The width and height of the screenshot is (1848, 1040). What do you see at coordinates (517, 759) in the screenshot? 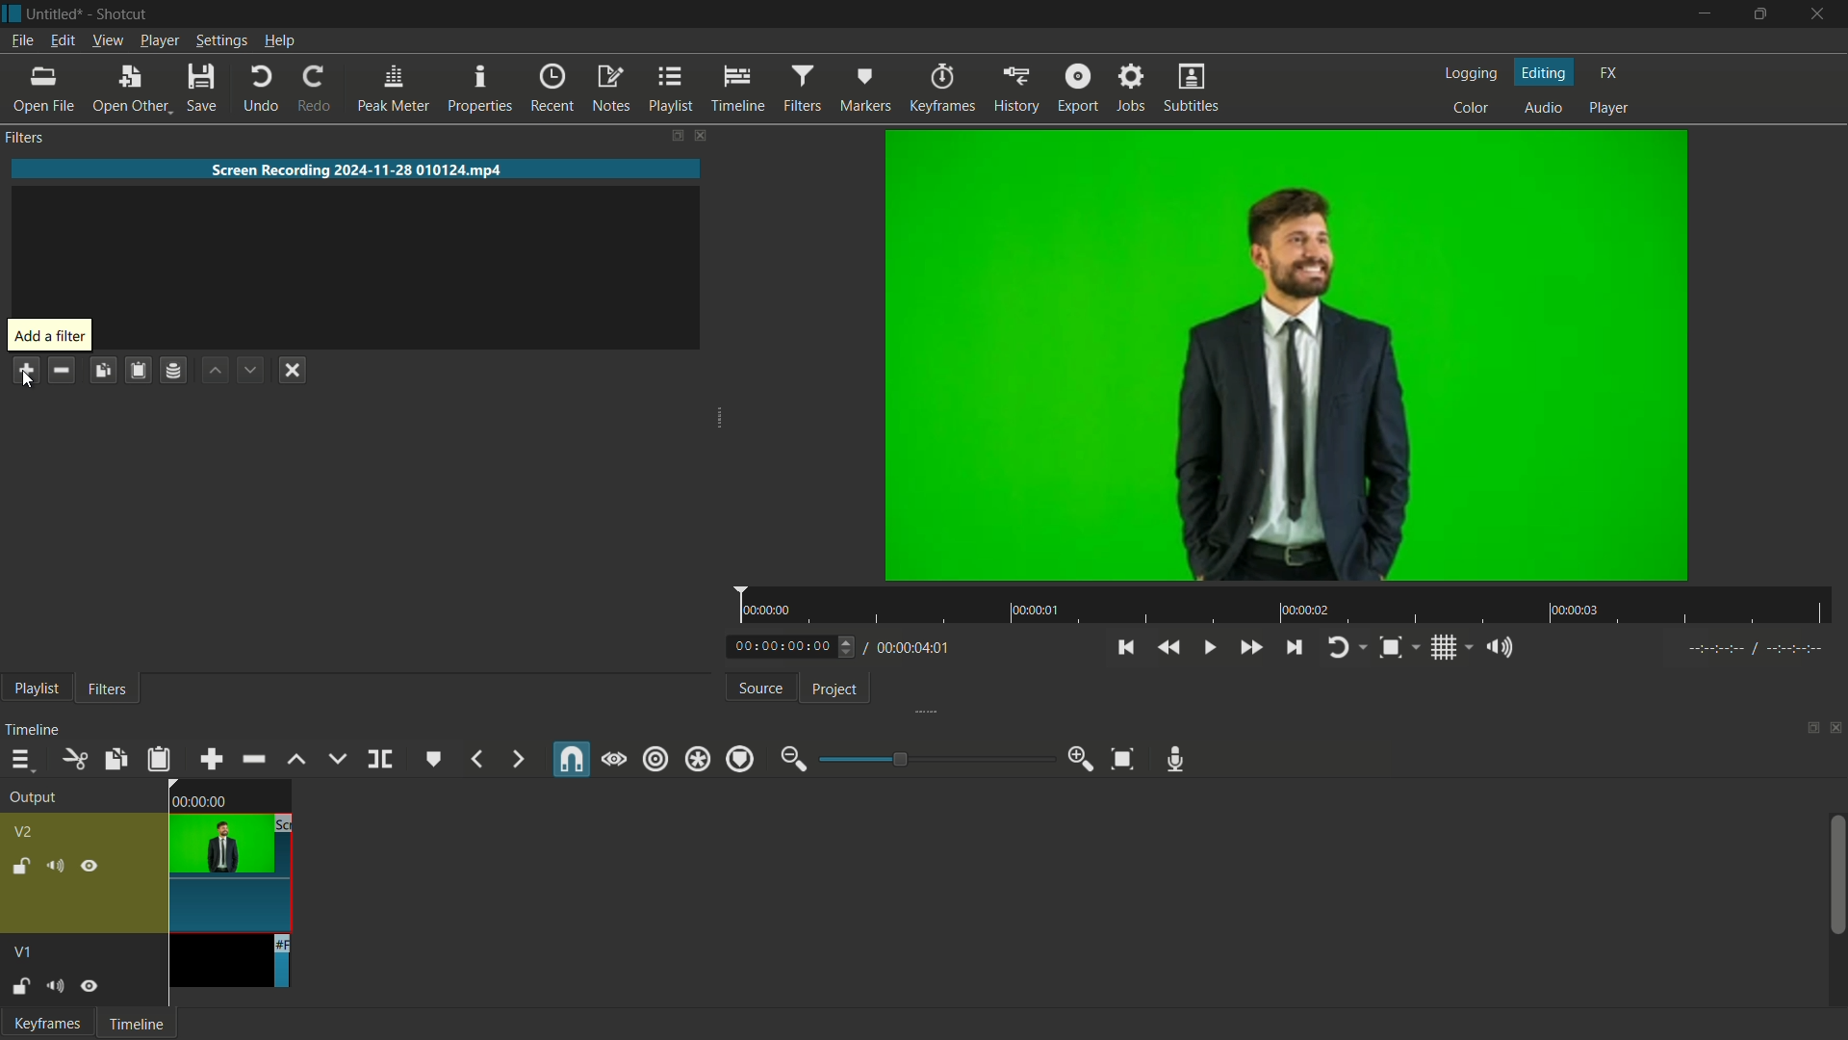
I see `next marker` at bounding box center [517, 759].